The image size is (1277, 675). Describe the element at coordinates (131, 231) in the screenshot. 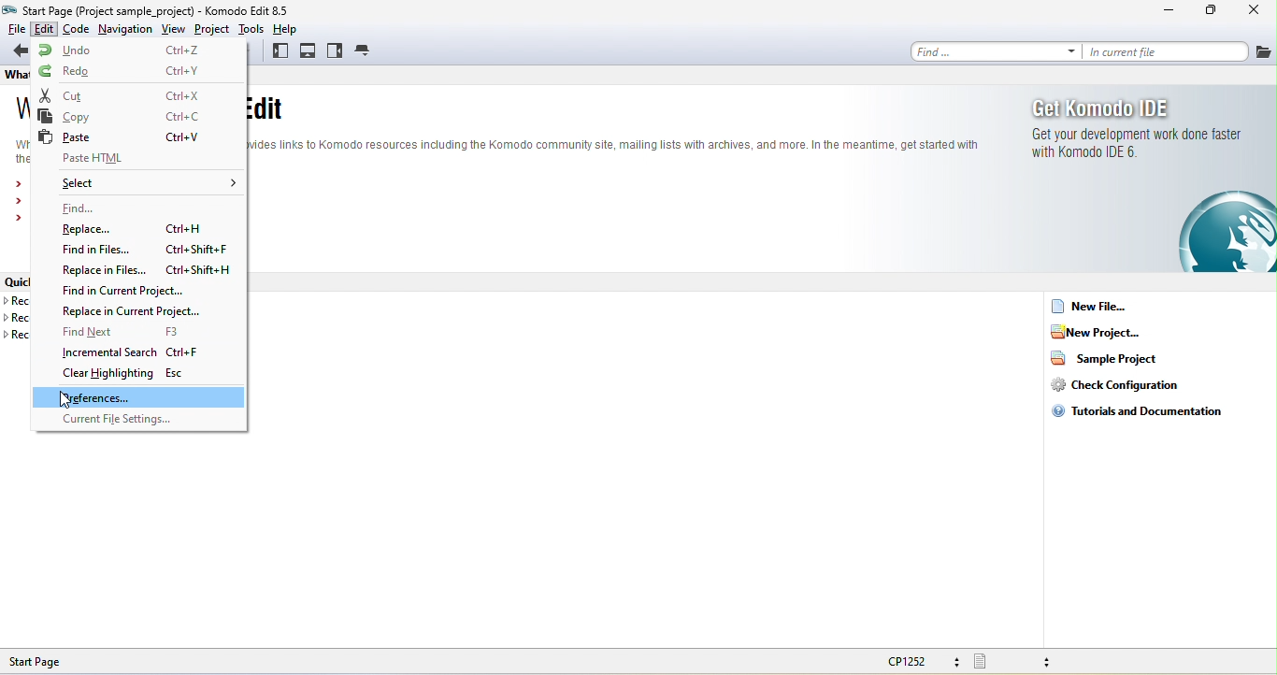

I see `replace` at that location.